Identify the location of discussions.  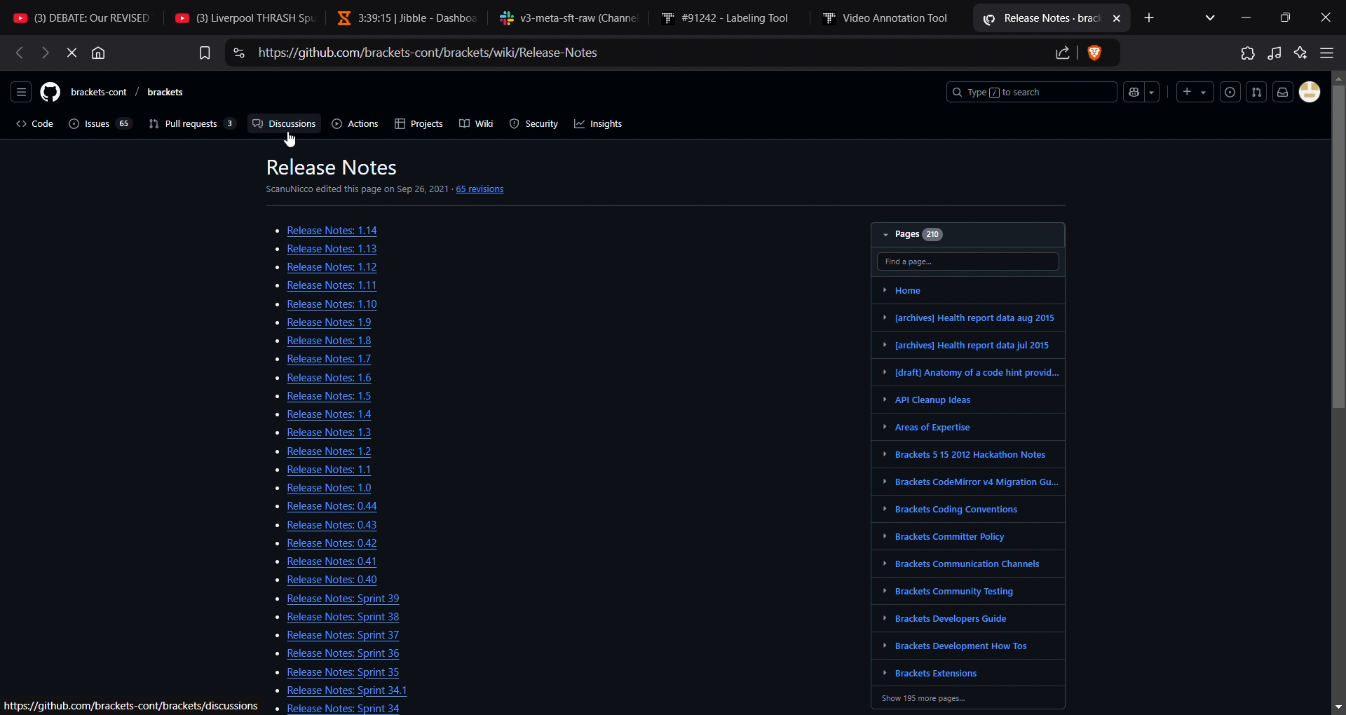
(280, 124).